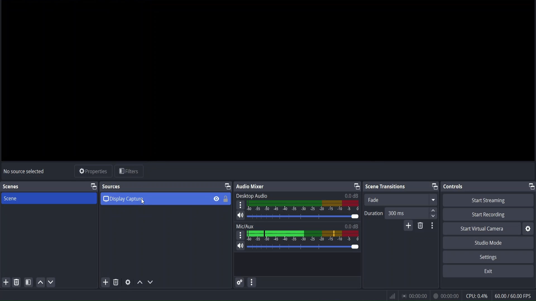 The height and width of the screenshot is (301, 536). Describe the element at coordinates (226, 199) in the screenshot. I see `lock` at that location.